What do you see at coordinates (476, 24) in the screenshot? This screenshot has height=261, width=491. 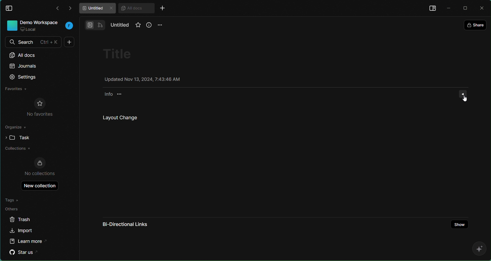 I see `share` at bounding box center [476, 24].